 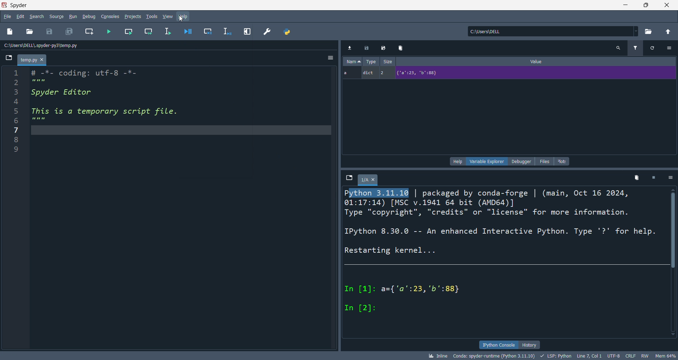 I want to click on variable explorer, so click(x=487, y=161).